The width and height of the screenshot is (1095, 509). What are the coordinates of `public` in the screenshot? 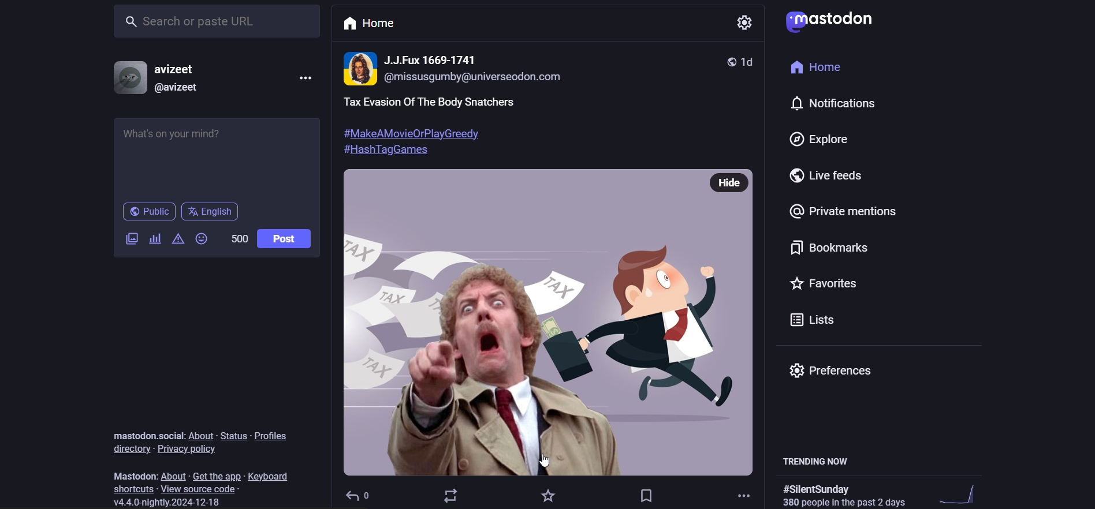 It's located at (150, 212).